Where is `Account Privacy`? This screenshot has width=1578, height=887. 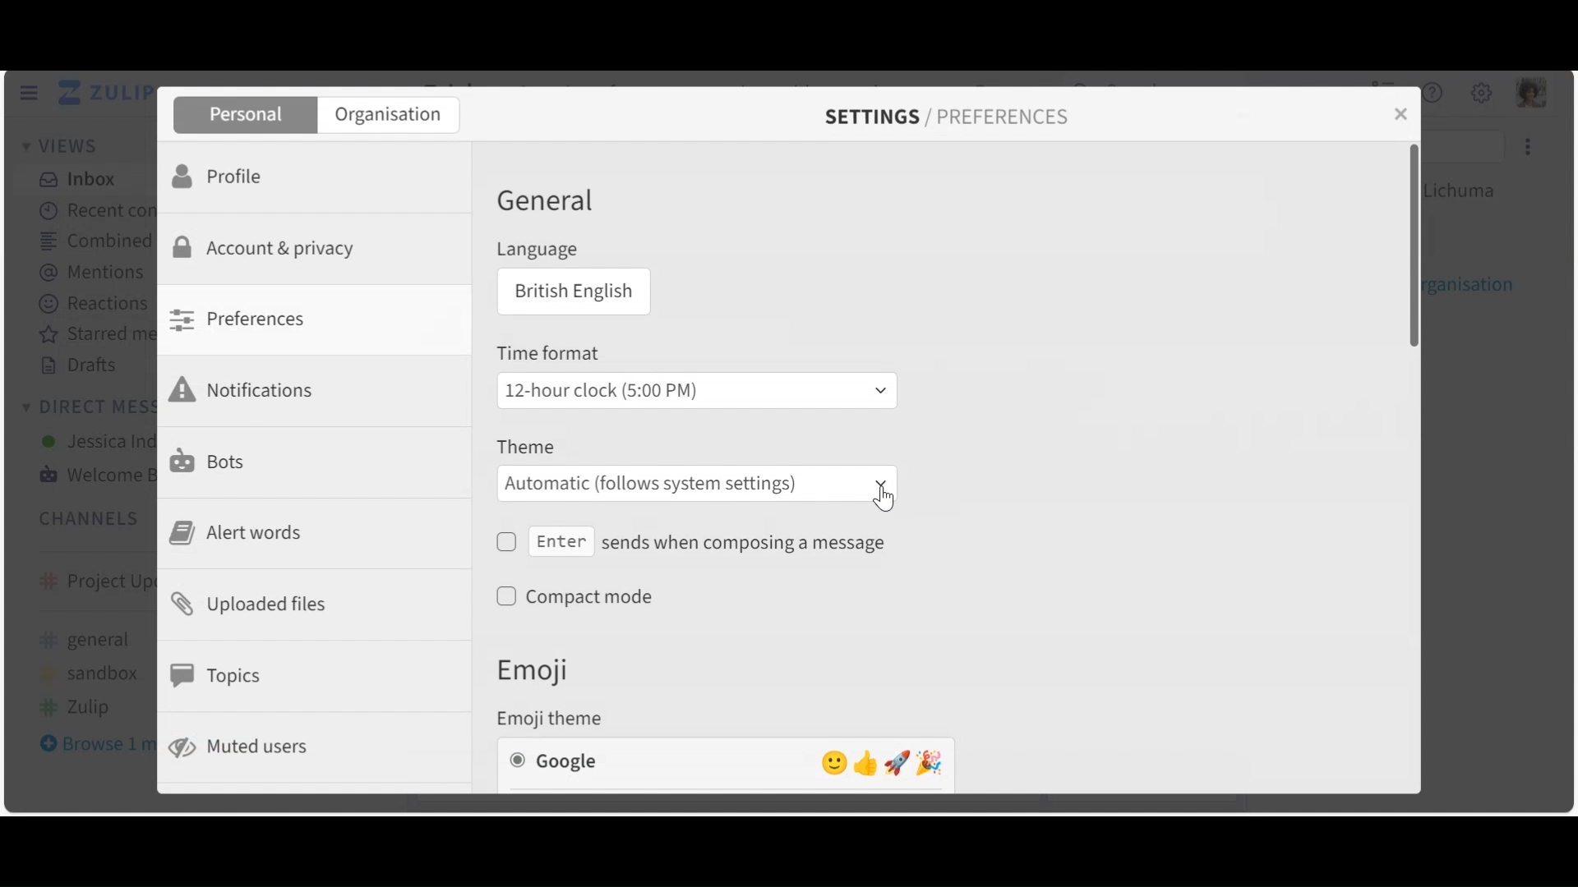
Account Privacy is located at coordinates (270, 247).